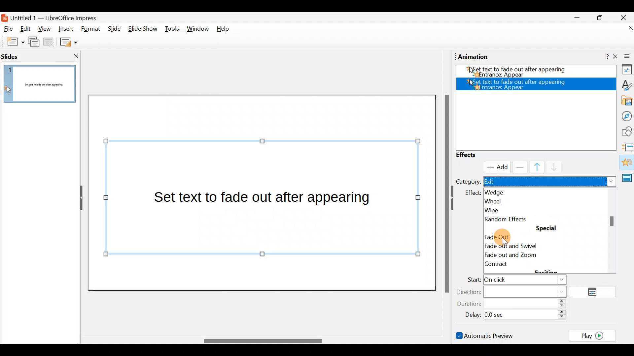  Describe the element at coordinates (445, 193) in the screenshot. I see `Scroll bar` at that location.